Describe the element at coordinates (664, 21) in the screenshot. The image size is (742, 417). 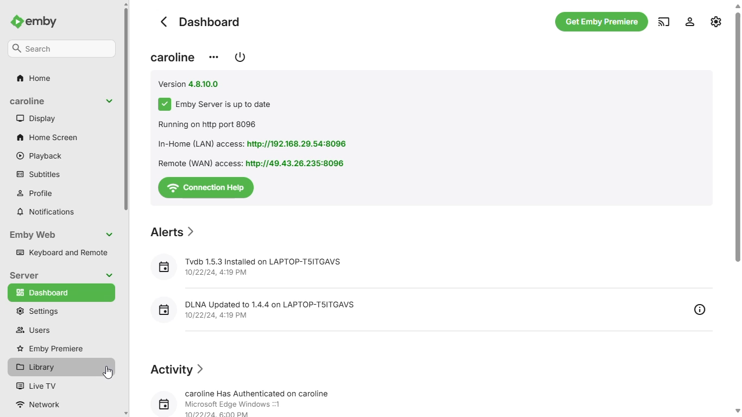
I see `play on another device` at that location.